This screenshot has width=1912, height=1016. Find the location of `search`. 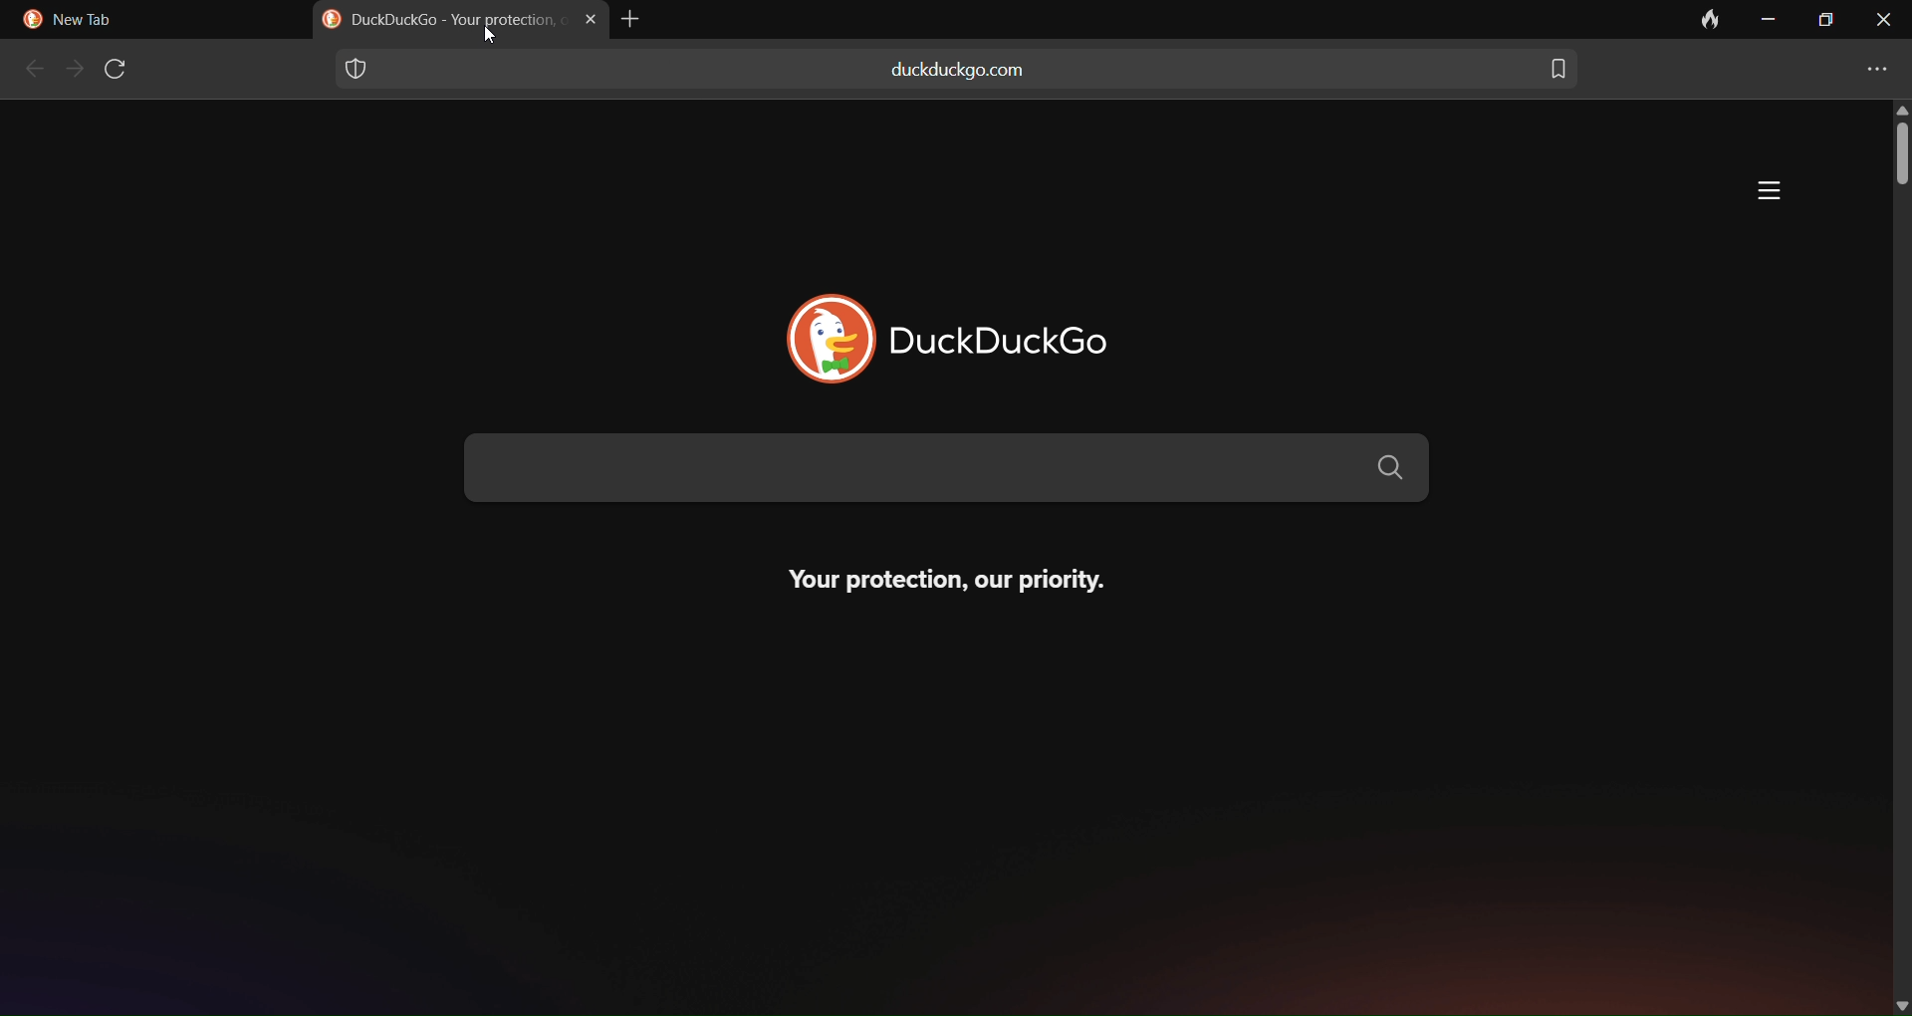

search is located at coordinates (946, 472).